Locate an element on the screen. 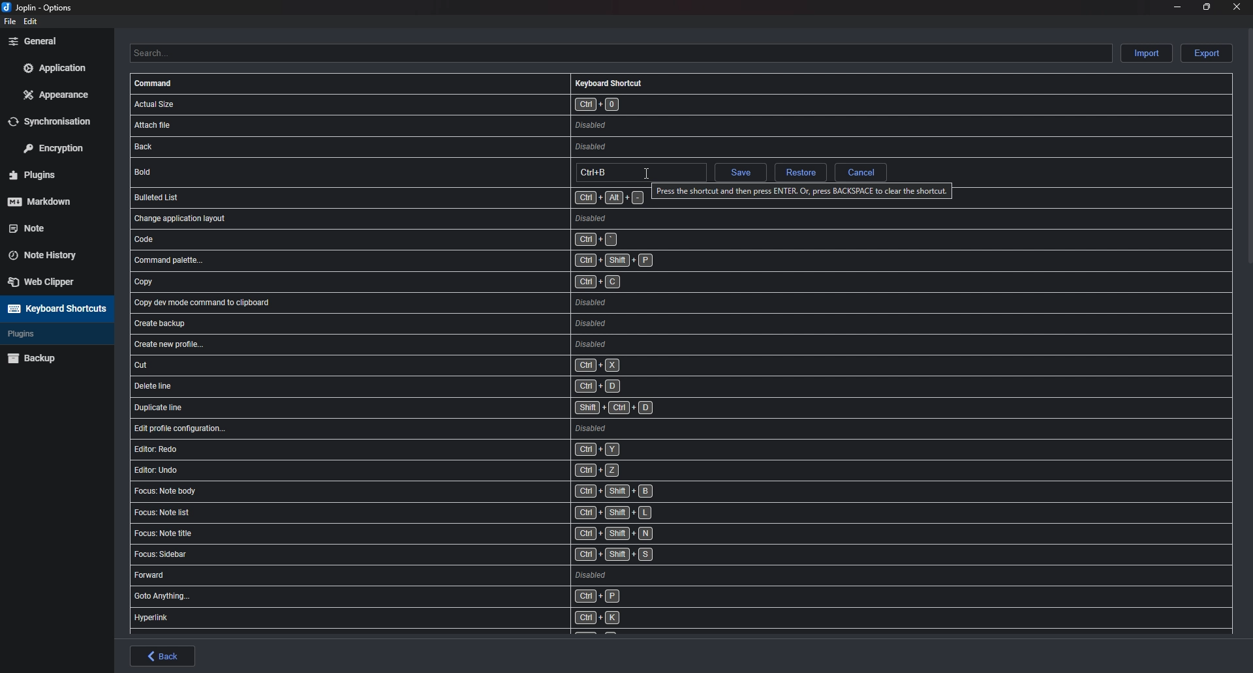  Tooltip is located at coordinates (805, 190).